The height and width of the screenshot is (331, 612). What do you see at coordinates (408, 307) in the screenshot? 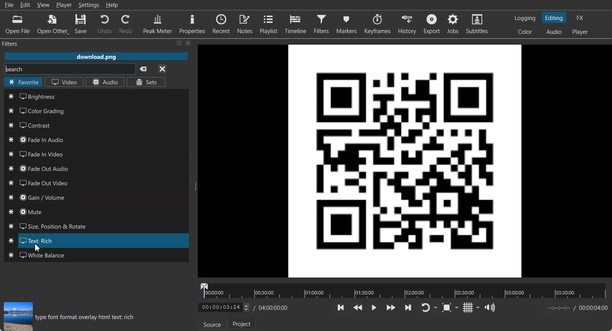
I see `Skip to the next point` at bounding box center [408, 307].